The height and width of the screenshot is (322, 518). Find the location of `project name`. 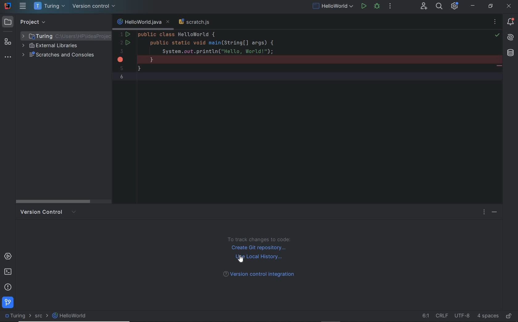

project name is located at coordinates (49, 6).